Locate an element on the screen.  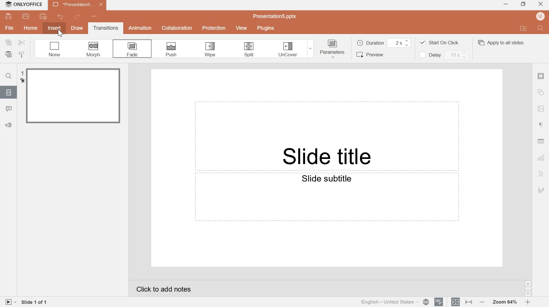
shape settings is located at coordinates (540, 93).